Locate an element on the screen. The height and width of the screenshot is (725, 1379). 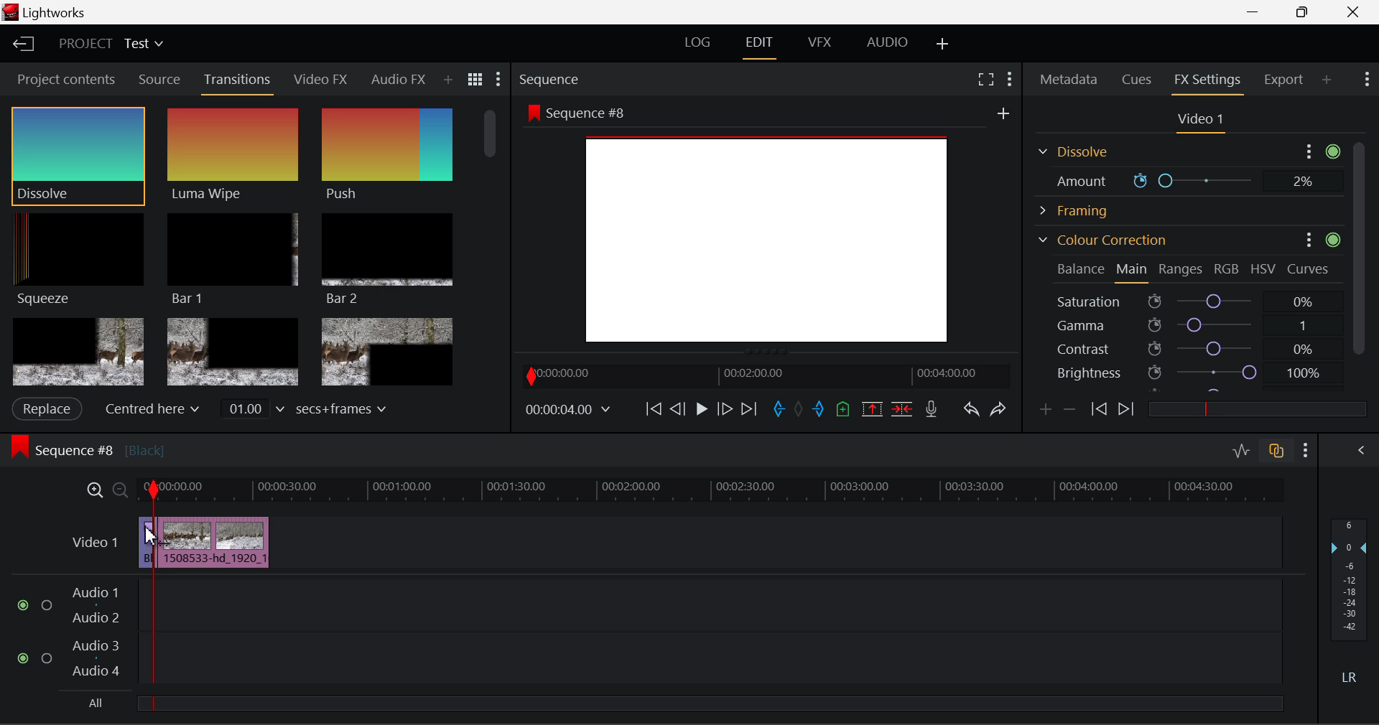
Source is located at coordinates (159, 80).